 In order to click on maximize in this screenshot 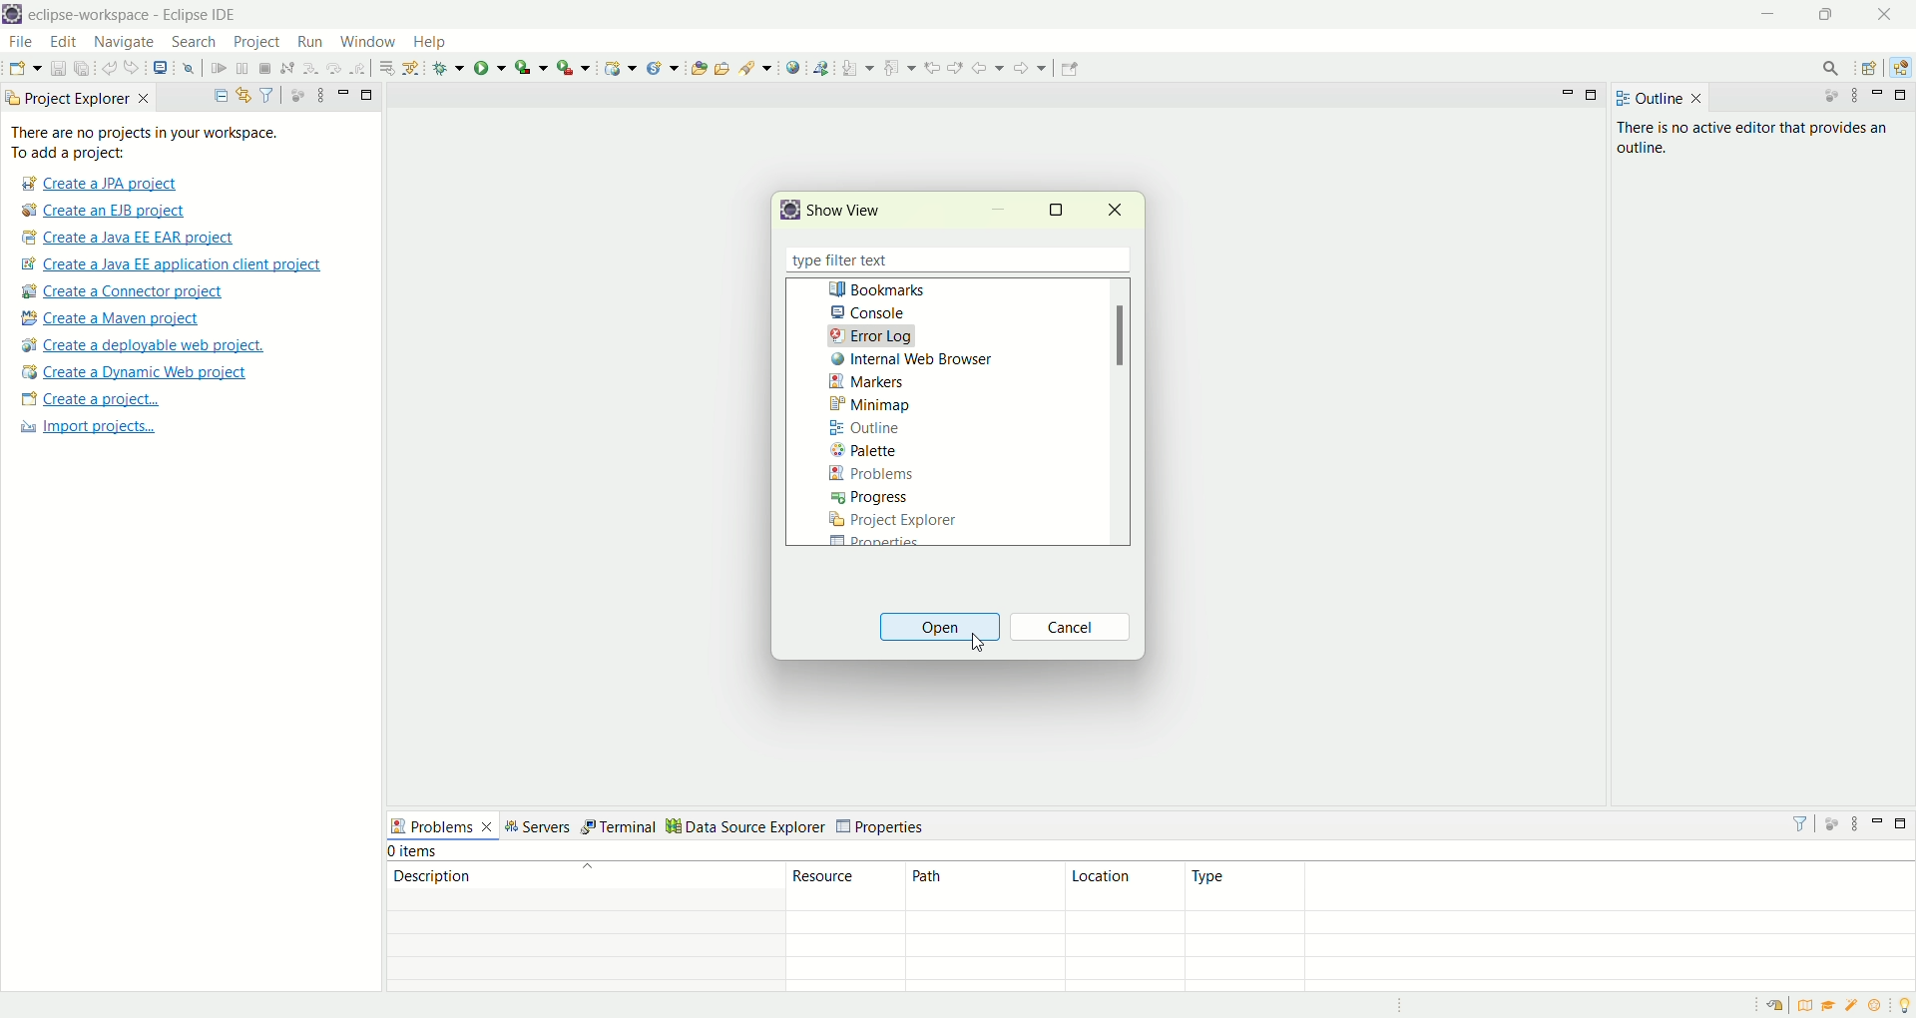, I will do `click(1902, 97)`.